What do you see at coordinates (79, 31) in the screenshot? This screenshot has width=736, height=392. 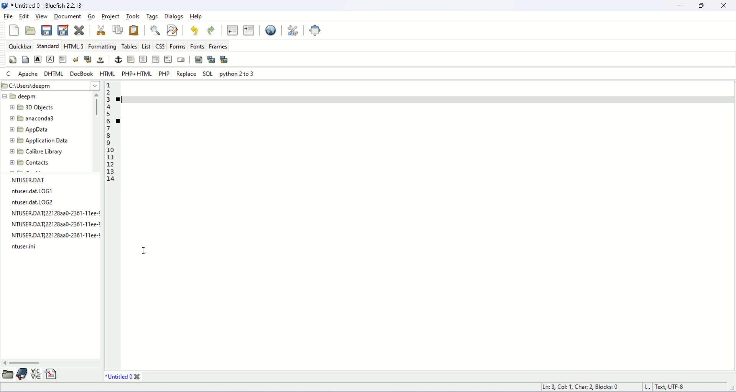 I see `close` at bounding box center [79, 31].